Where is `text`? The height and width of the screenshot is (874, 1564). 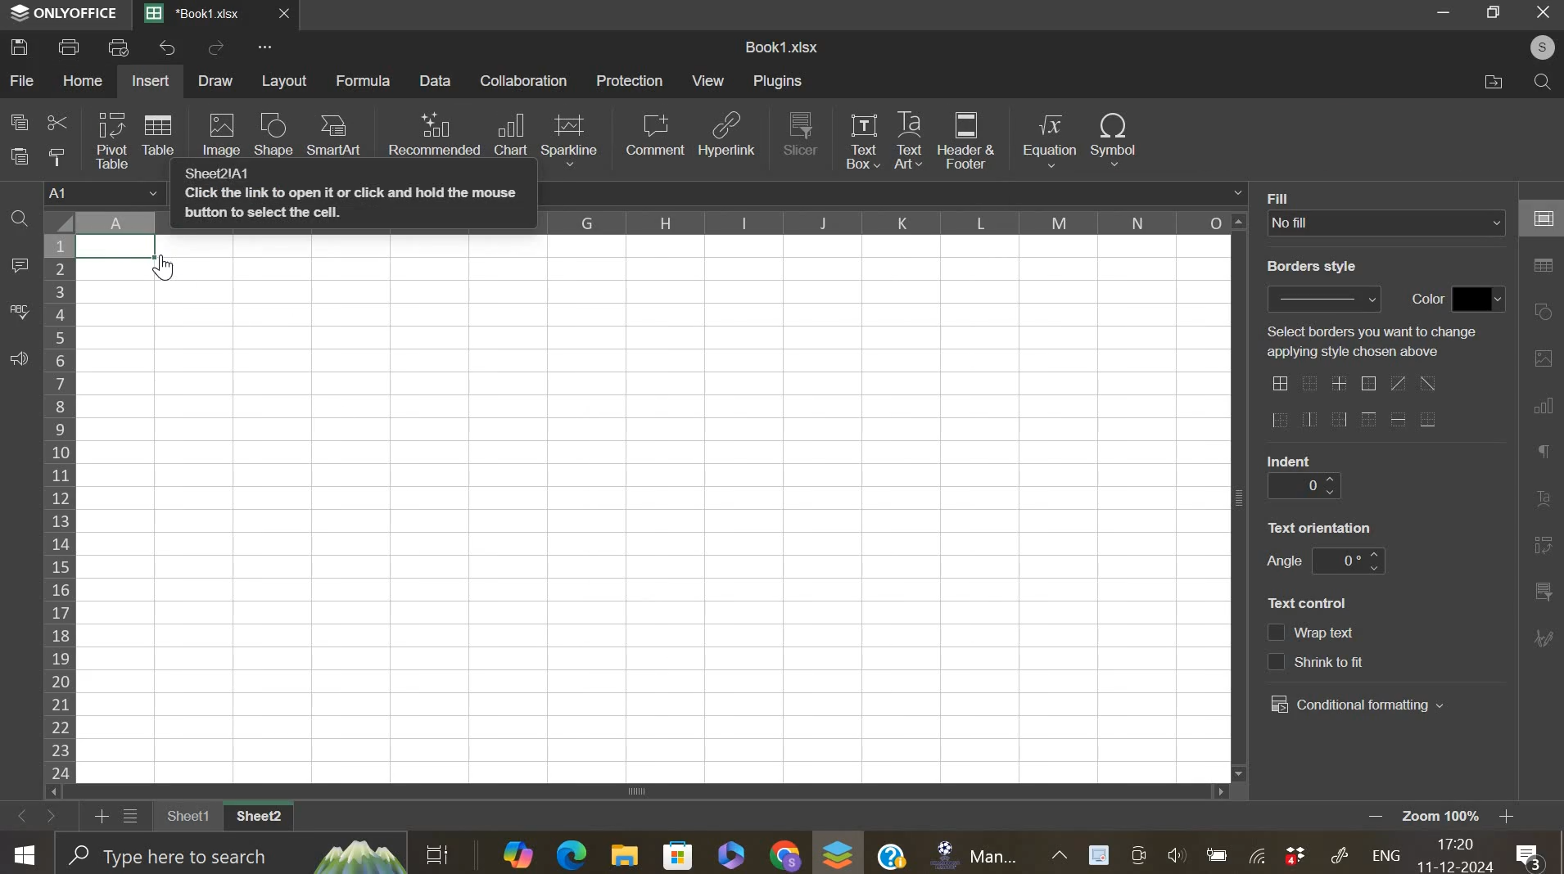
text is located at coordinates (1307, 603).